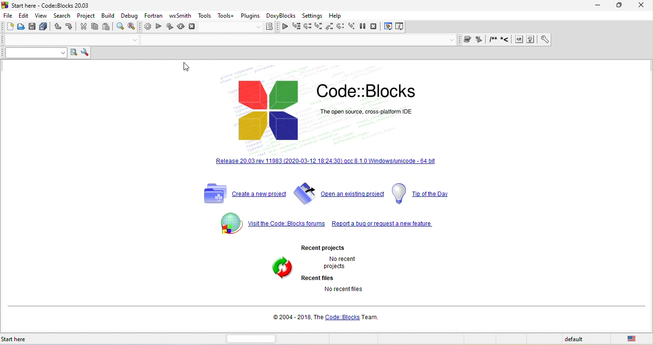 This screenshot has width=653, height=345. What do you see at coordinates (82, 27) in the screenshot?
I see `cut` at bounding box center [82, 27].